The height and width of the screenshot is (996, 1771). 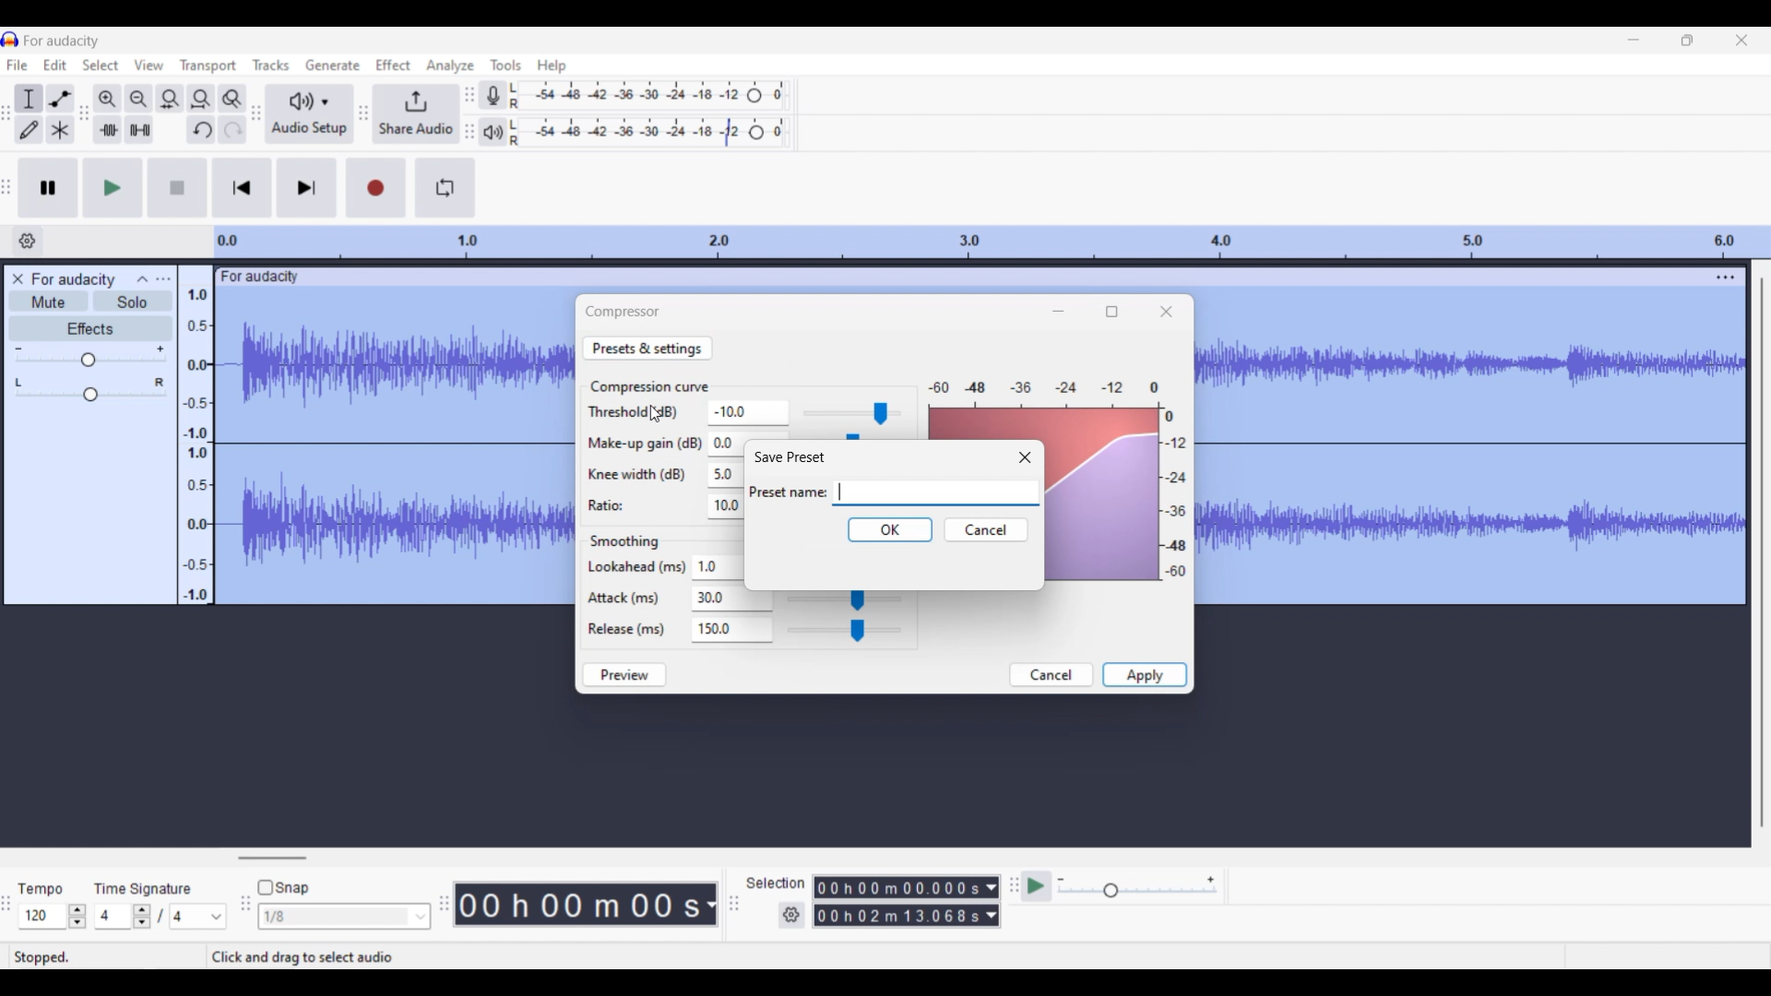 What do you see at coordinates (775, 882) in the screenshot?
I see `Indicates selection settings` at bounding box center [775, 882].